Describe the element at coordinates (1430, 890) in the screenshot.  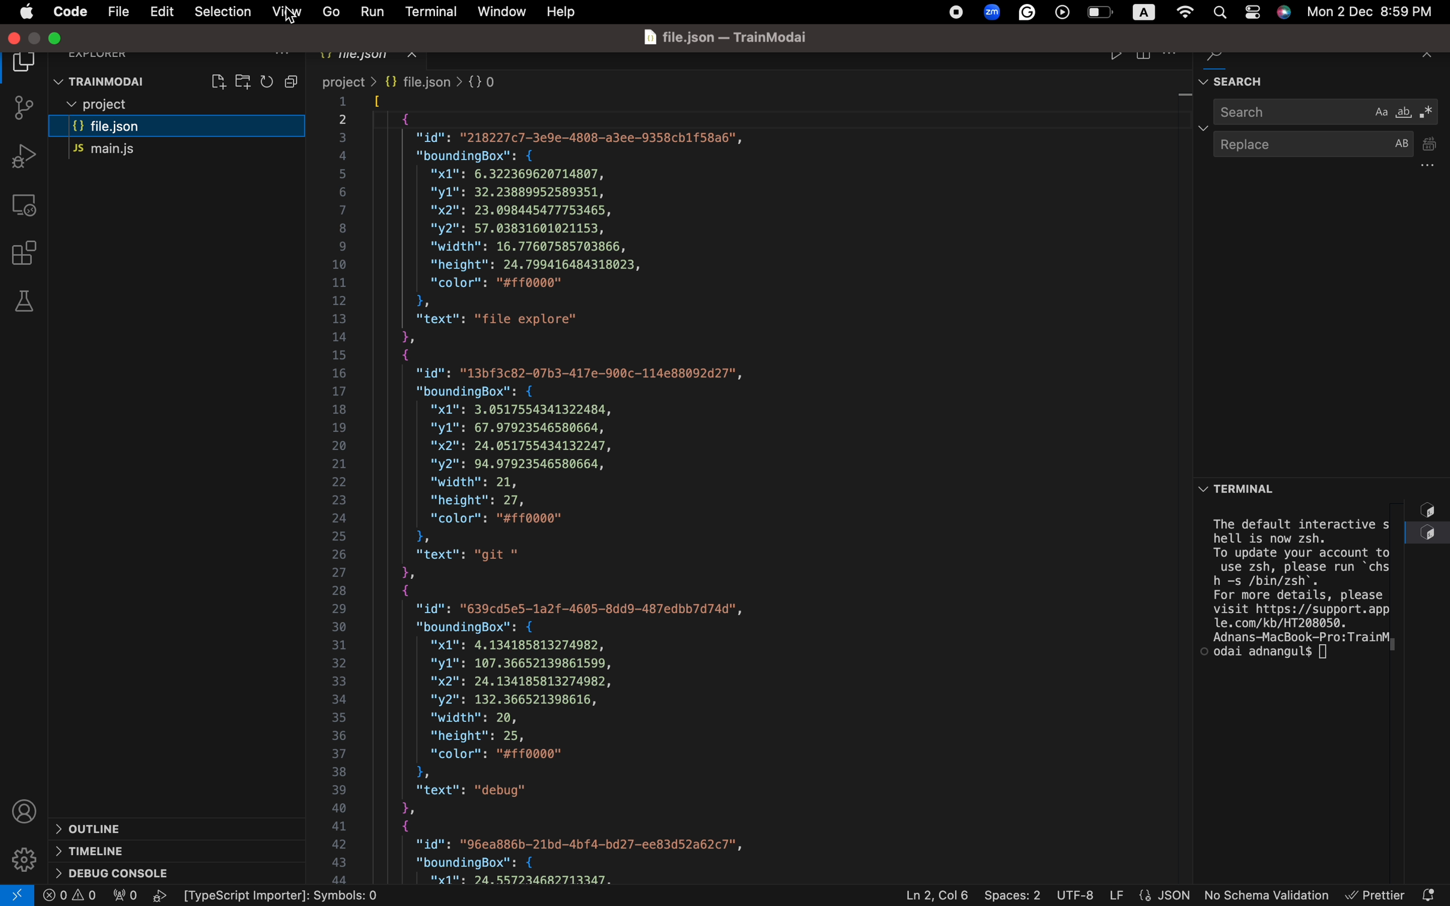
I see `notification` at that location.